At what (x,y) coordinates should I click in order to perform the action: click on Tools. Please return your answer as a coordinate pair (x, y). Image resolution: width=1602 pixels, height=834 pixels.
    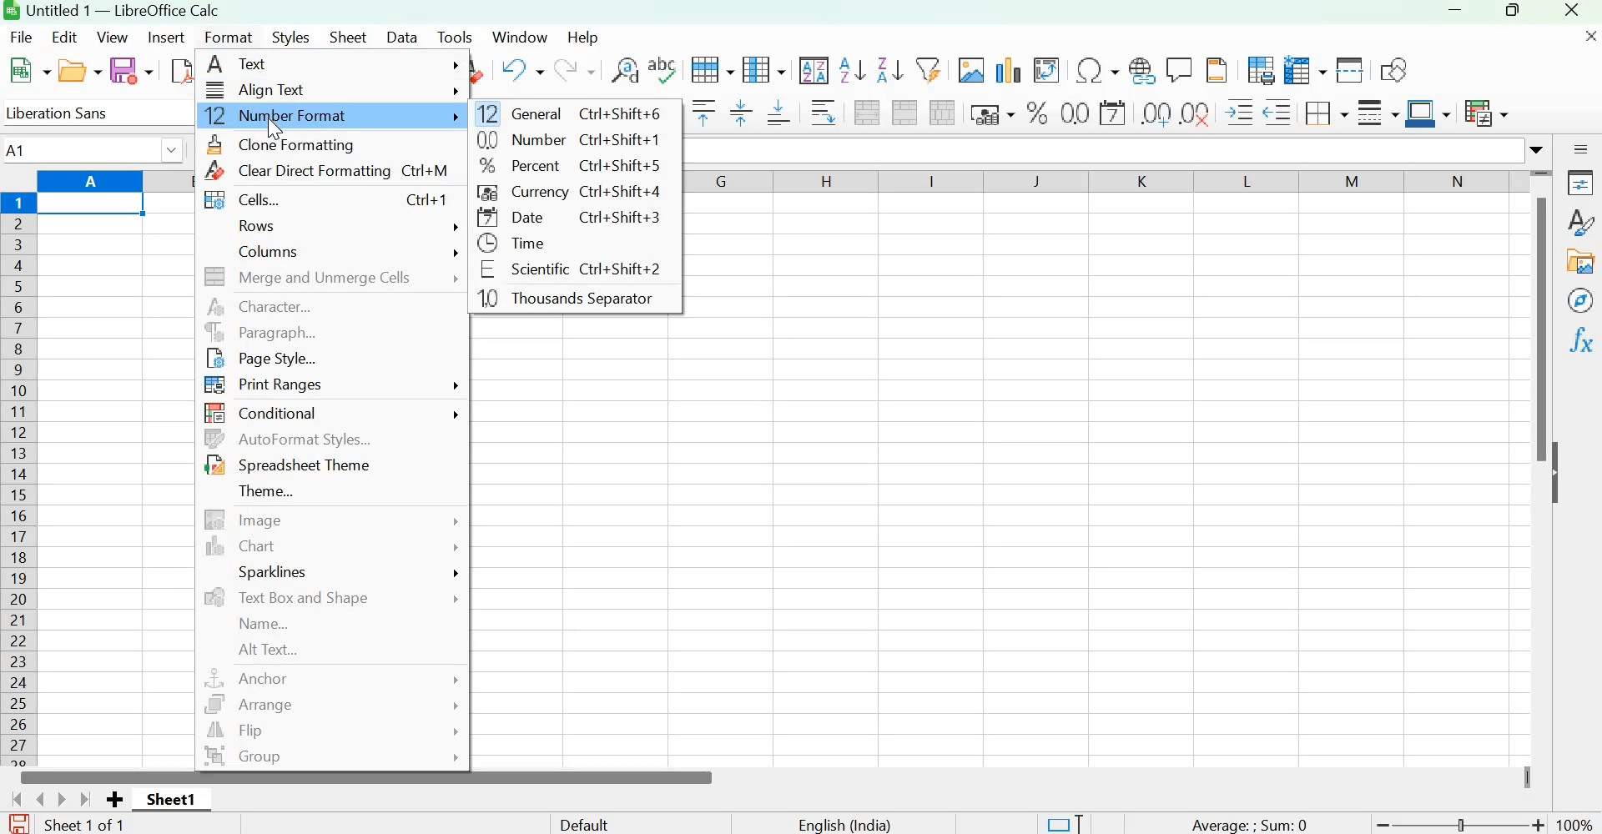
    Looking at the image, I should click on (455, 37).